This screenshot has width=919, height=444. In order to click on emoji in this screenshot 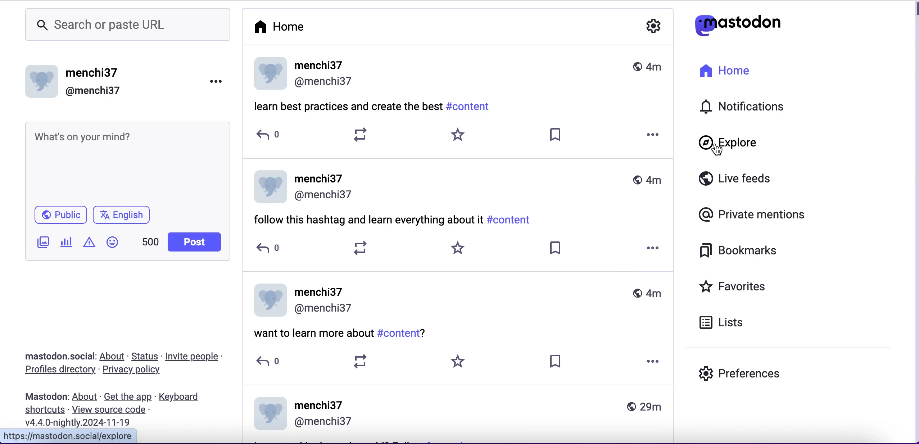, I will do `click(115, 243)`.